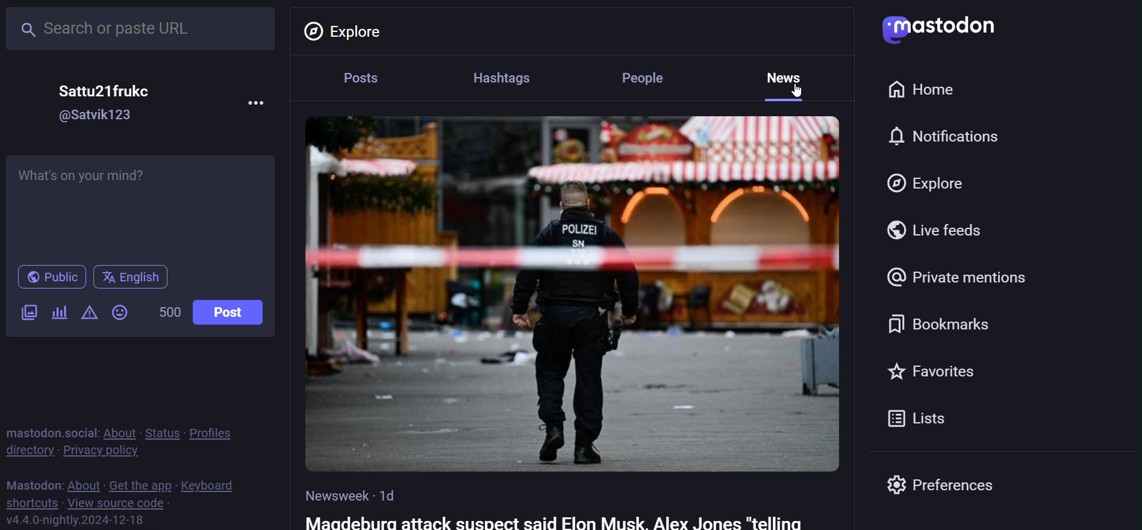  What do you see at coordinates (142, 29) in the screenshot?
I see `search or paste URL` at bounding box center [142, 29].